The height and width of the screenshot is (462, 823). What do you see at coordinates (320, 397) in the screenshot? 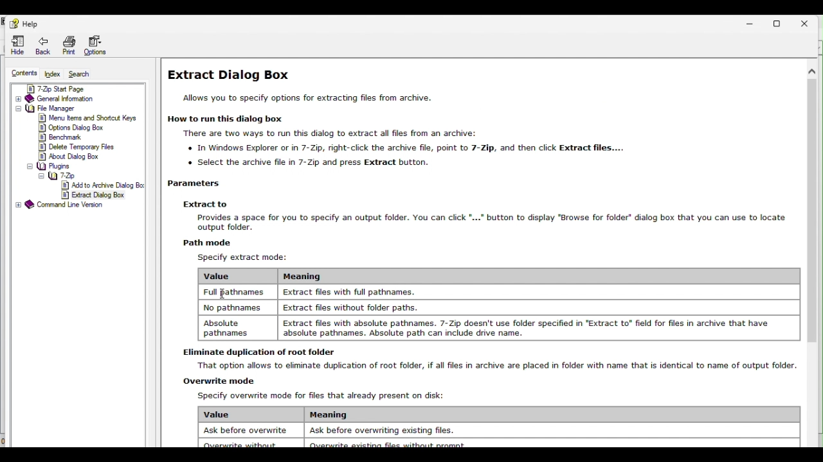
I see `specify` at bounding box center [320, 397].